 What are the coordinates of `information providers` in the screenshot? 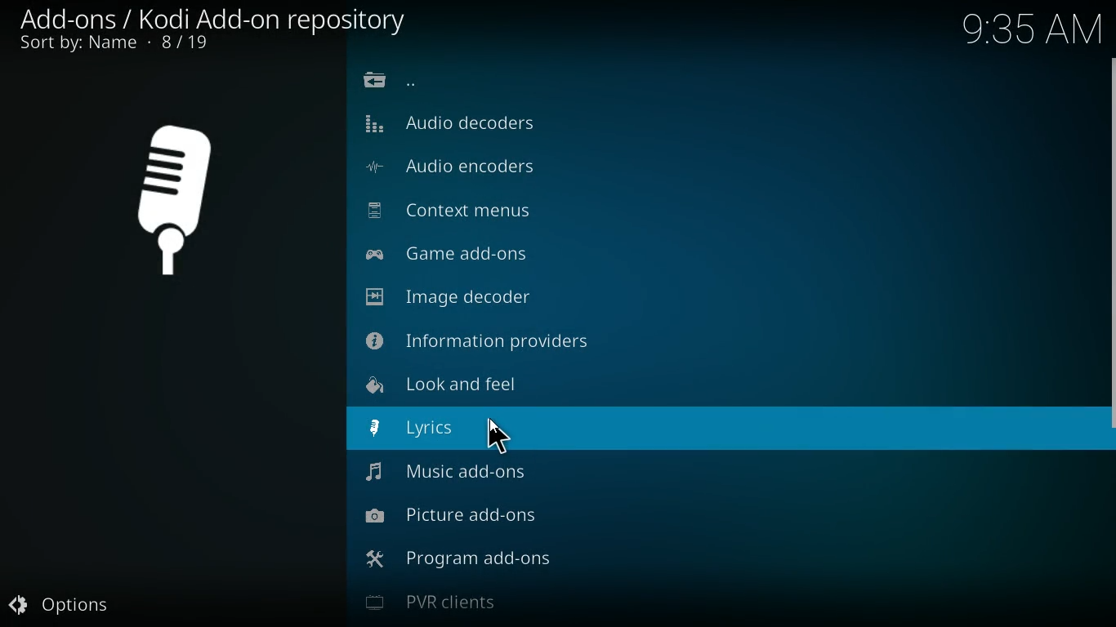 It's located at (493, 340).